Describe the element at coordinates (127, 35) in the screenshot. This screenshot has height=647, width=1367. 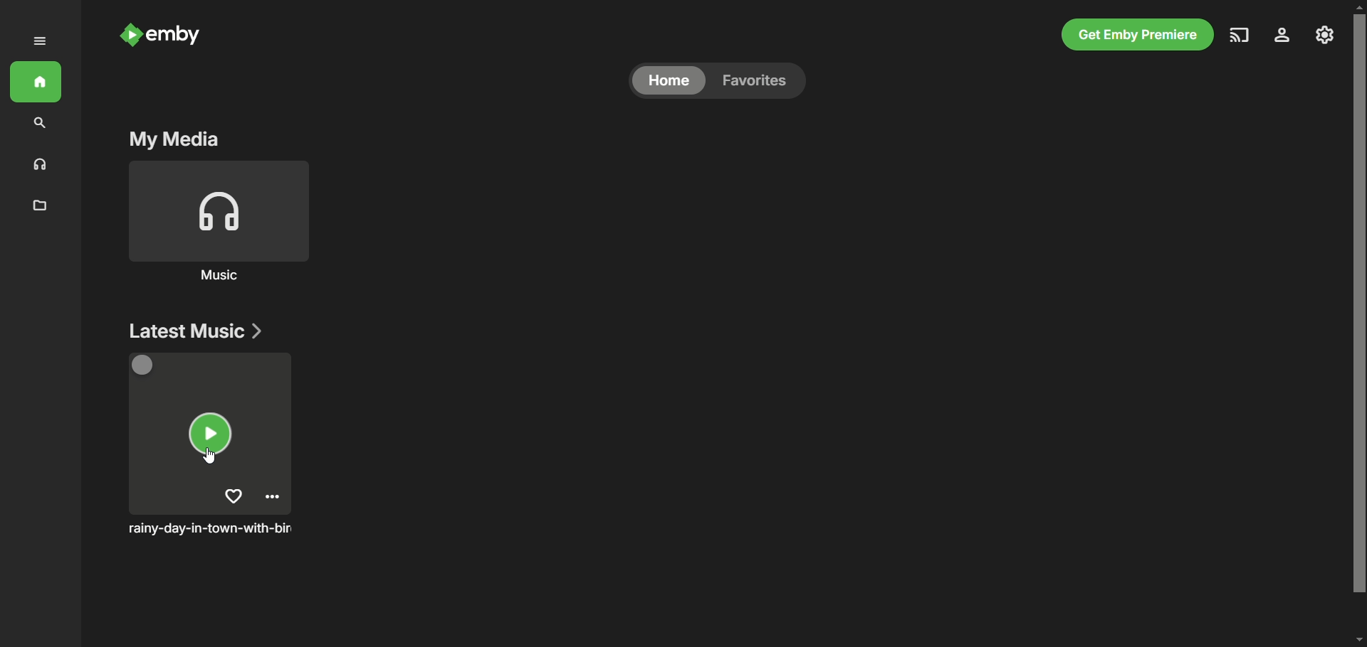
I see `logo` at that location.